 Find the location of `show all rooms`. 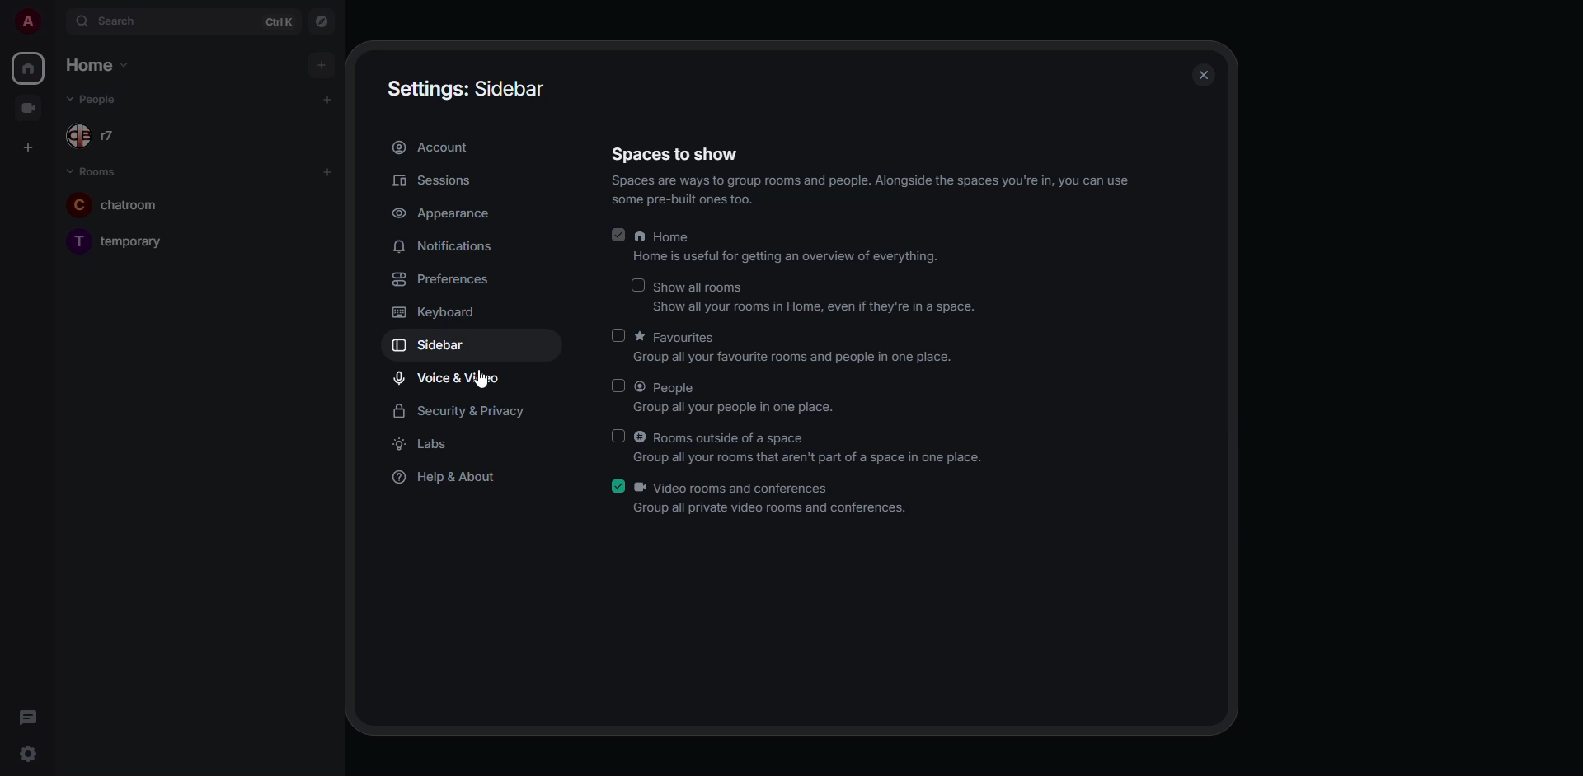

show all rooms is located at coordinates (815, 297).